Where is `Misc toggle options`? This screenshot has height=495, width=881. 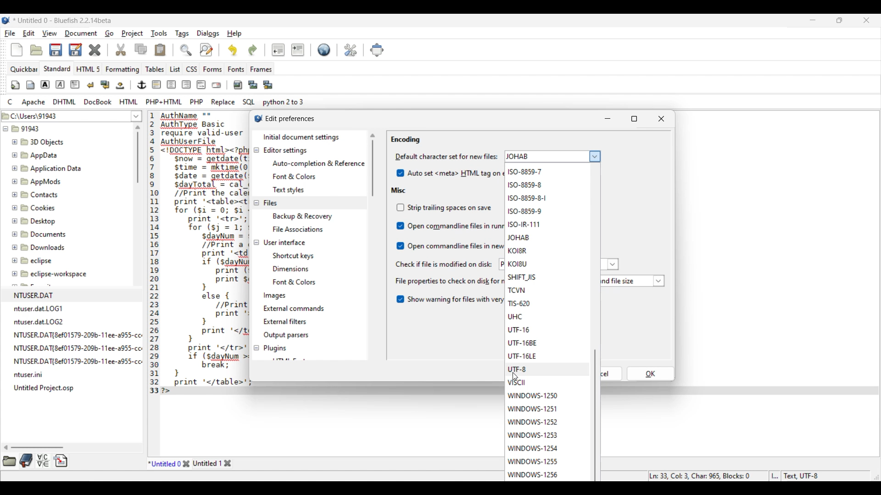
Misc toggle options is located at coordinates (455, 227).